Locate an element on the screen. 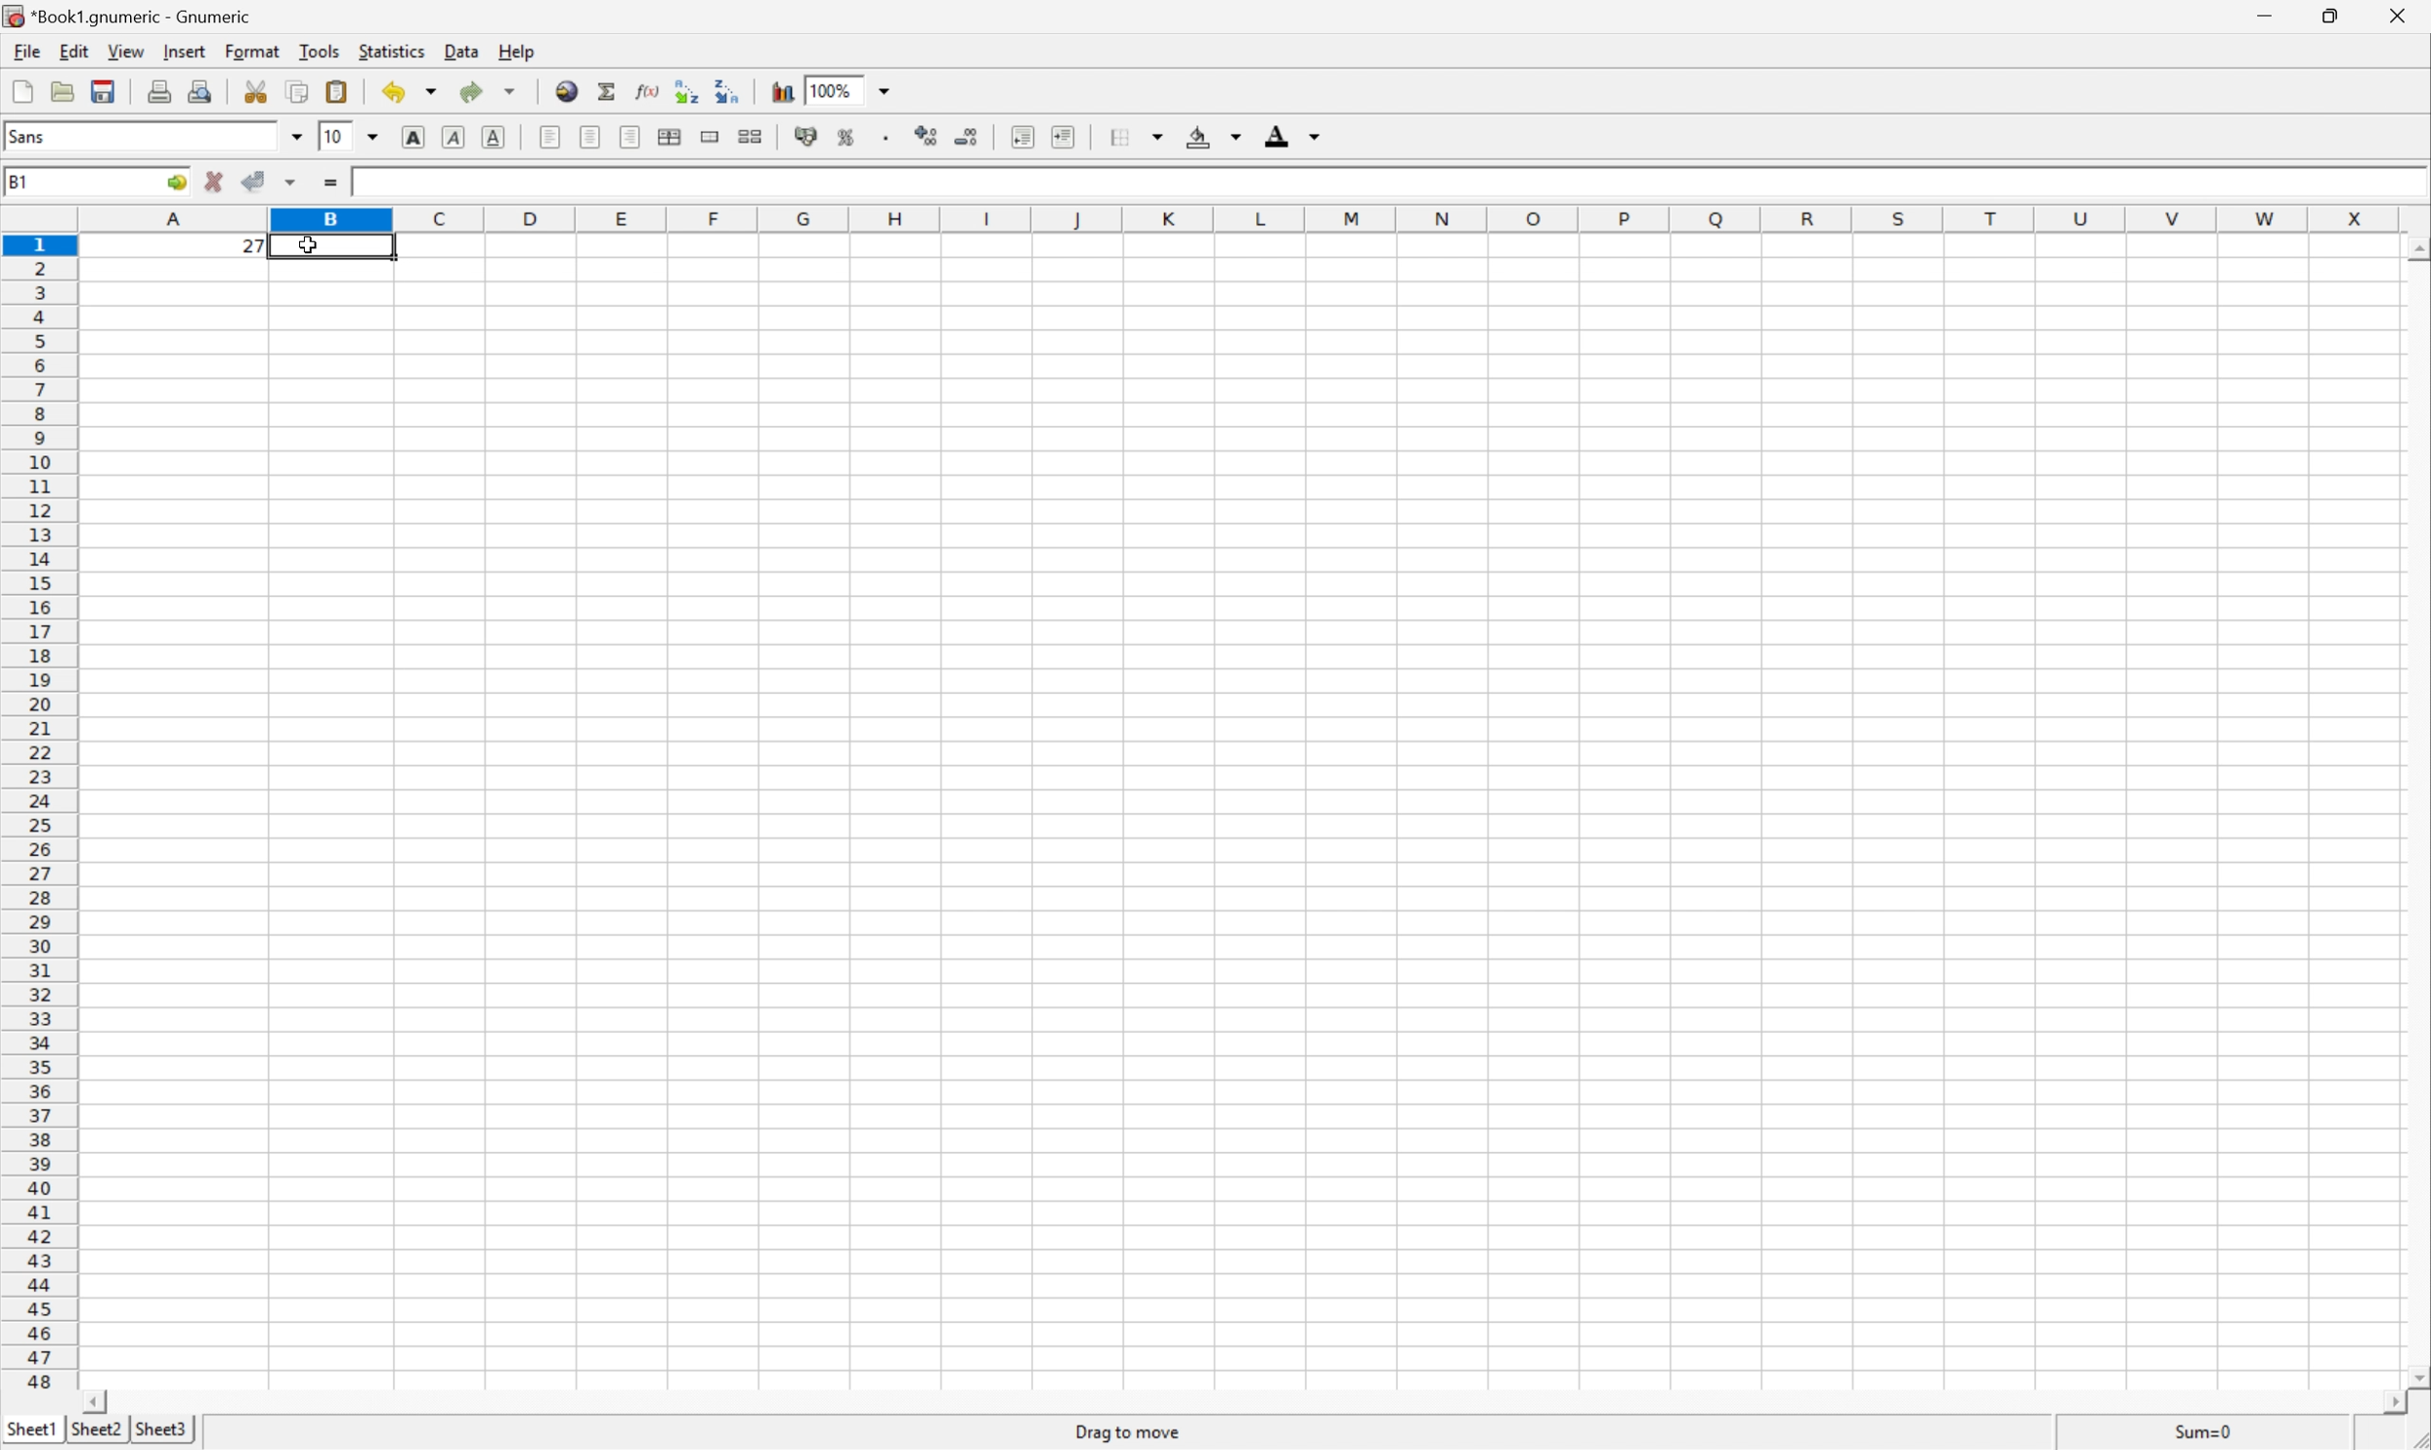 Image resolution: width=2431 pixels, height=1450 pixels. Save current workbook is located at coordinates (105, 92).